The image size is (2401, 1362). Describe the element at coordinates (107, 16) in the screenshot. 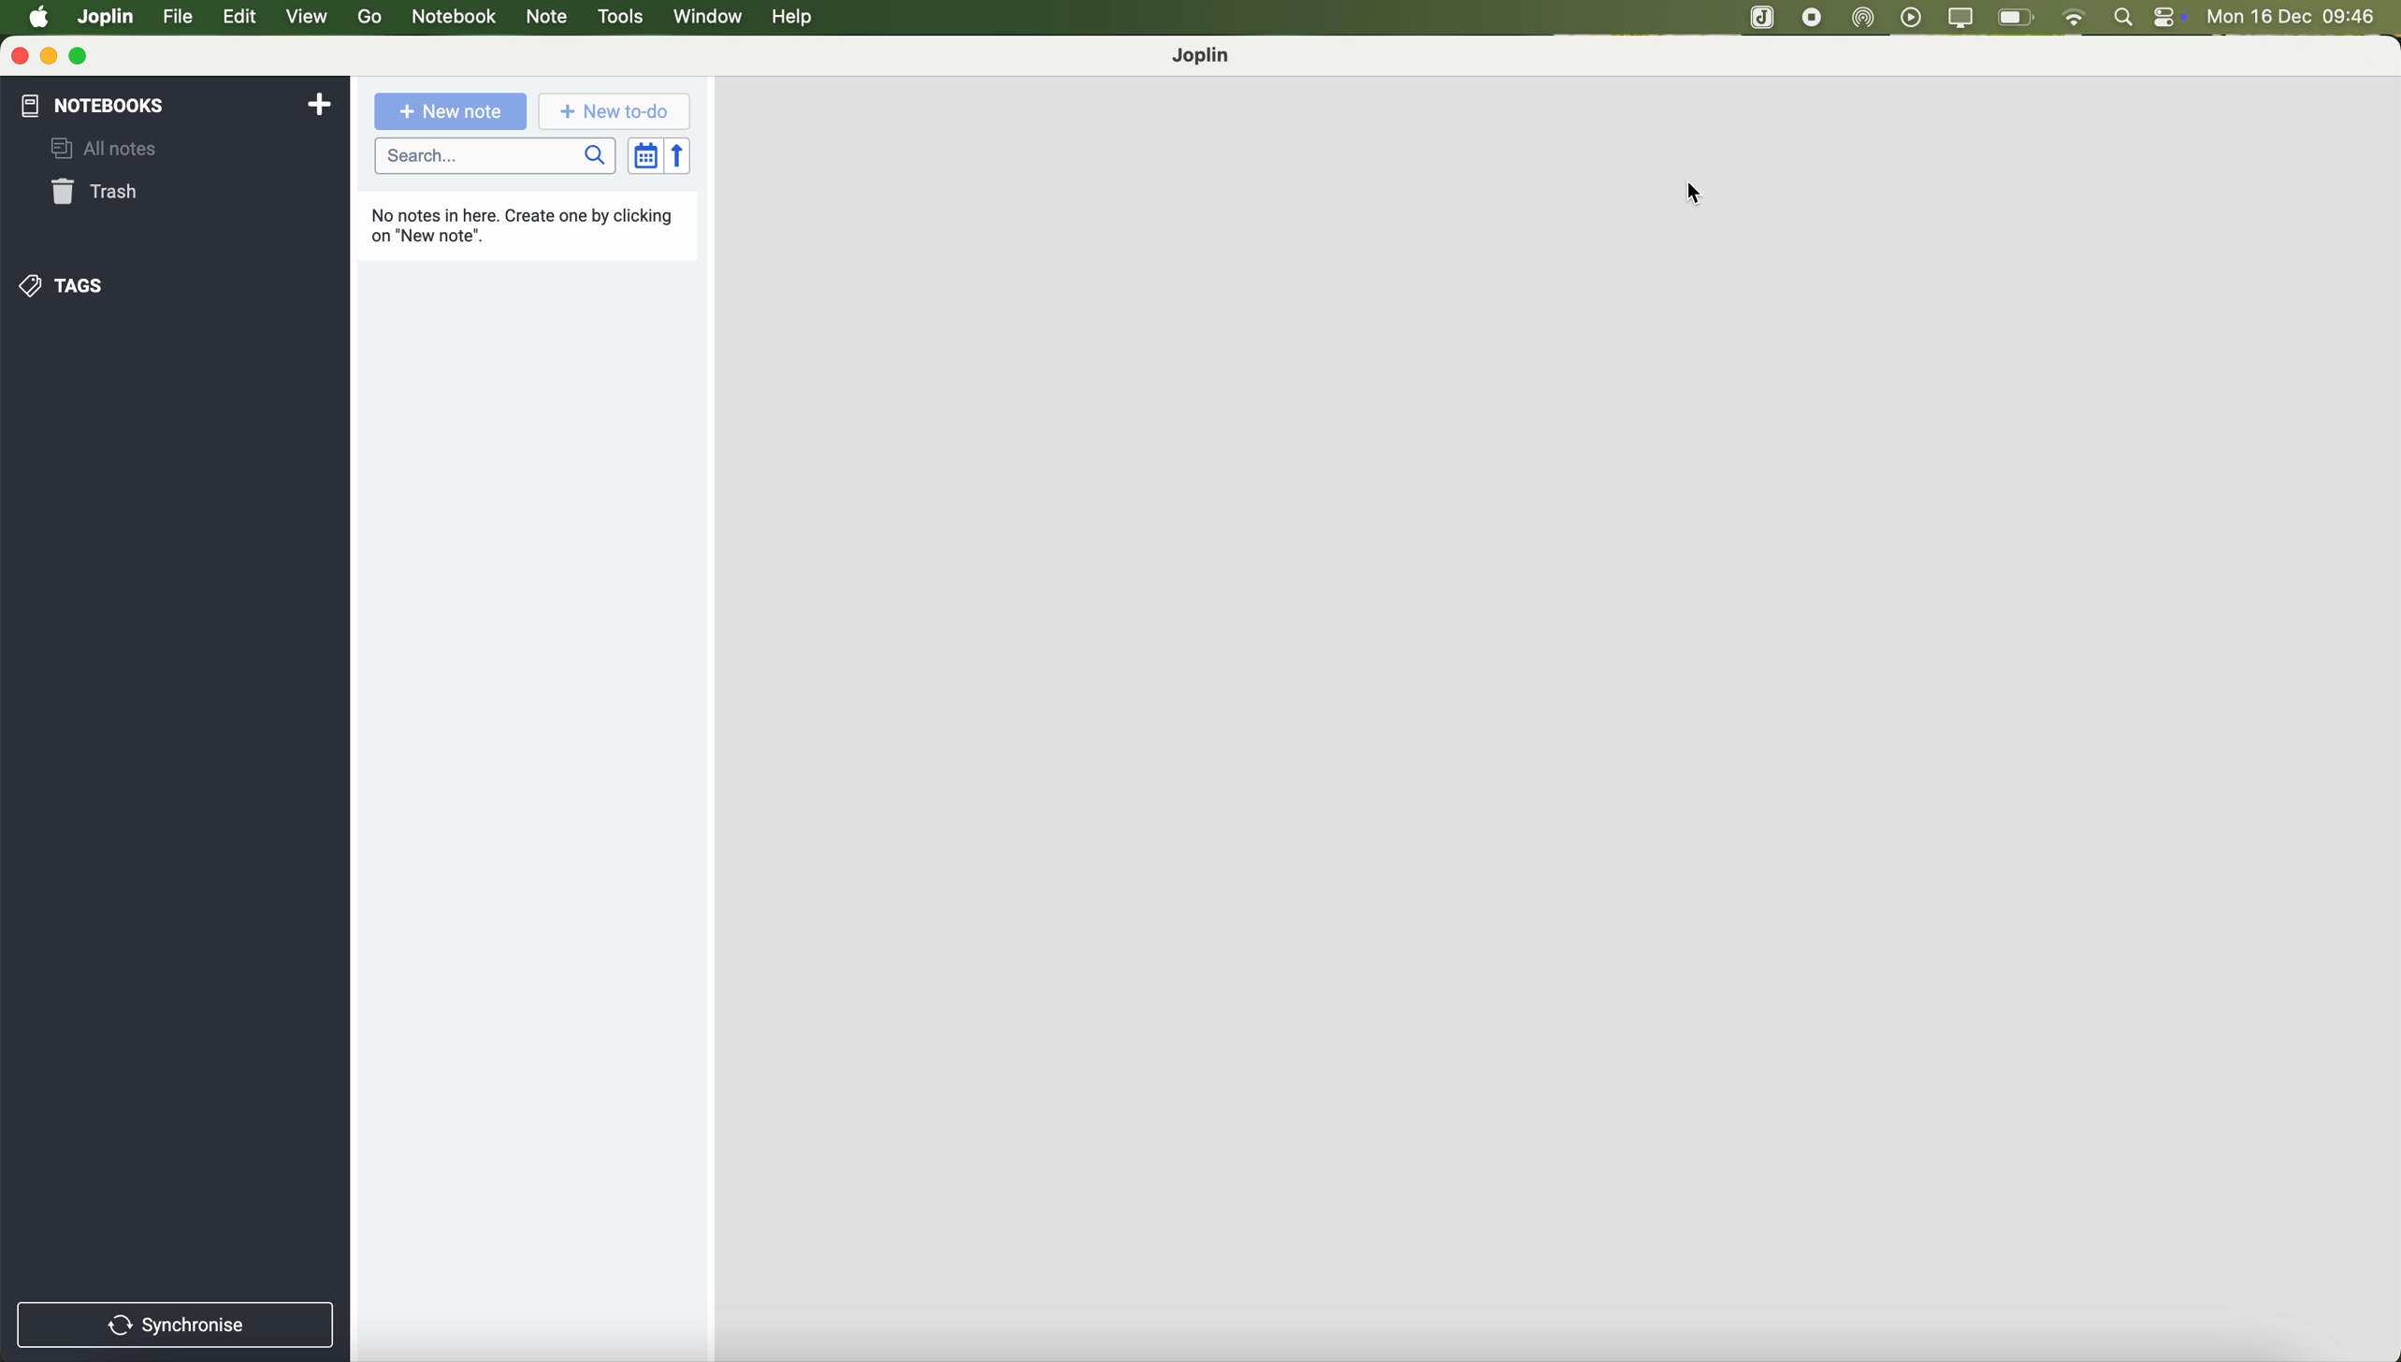

I see `Joplin` at that location.